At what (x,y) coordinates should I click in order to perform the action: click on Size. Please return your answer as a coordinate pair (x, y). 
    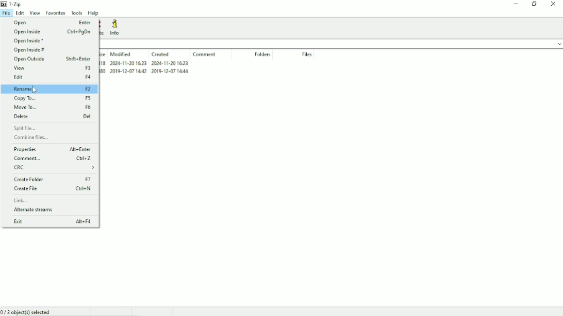
    Looking at the image, I should click on (104, 54).